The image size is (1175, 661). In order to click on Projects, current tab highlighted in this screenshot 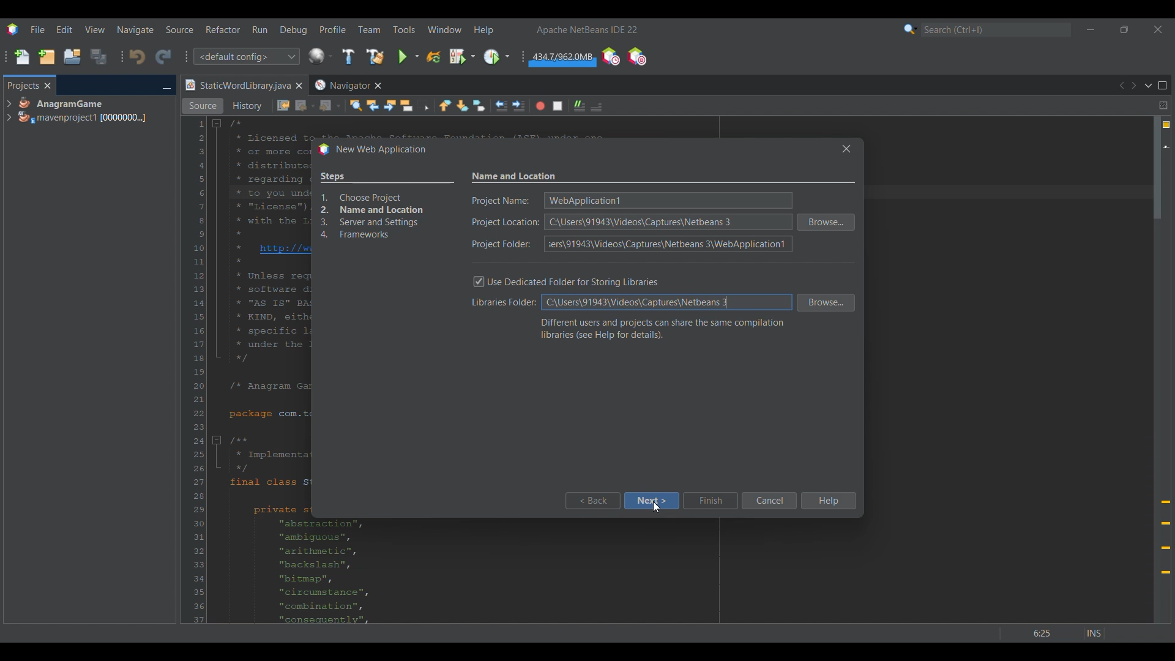, I will do `click(23, 84)`.